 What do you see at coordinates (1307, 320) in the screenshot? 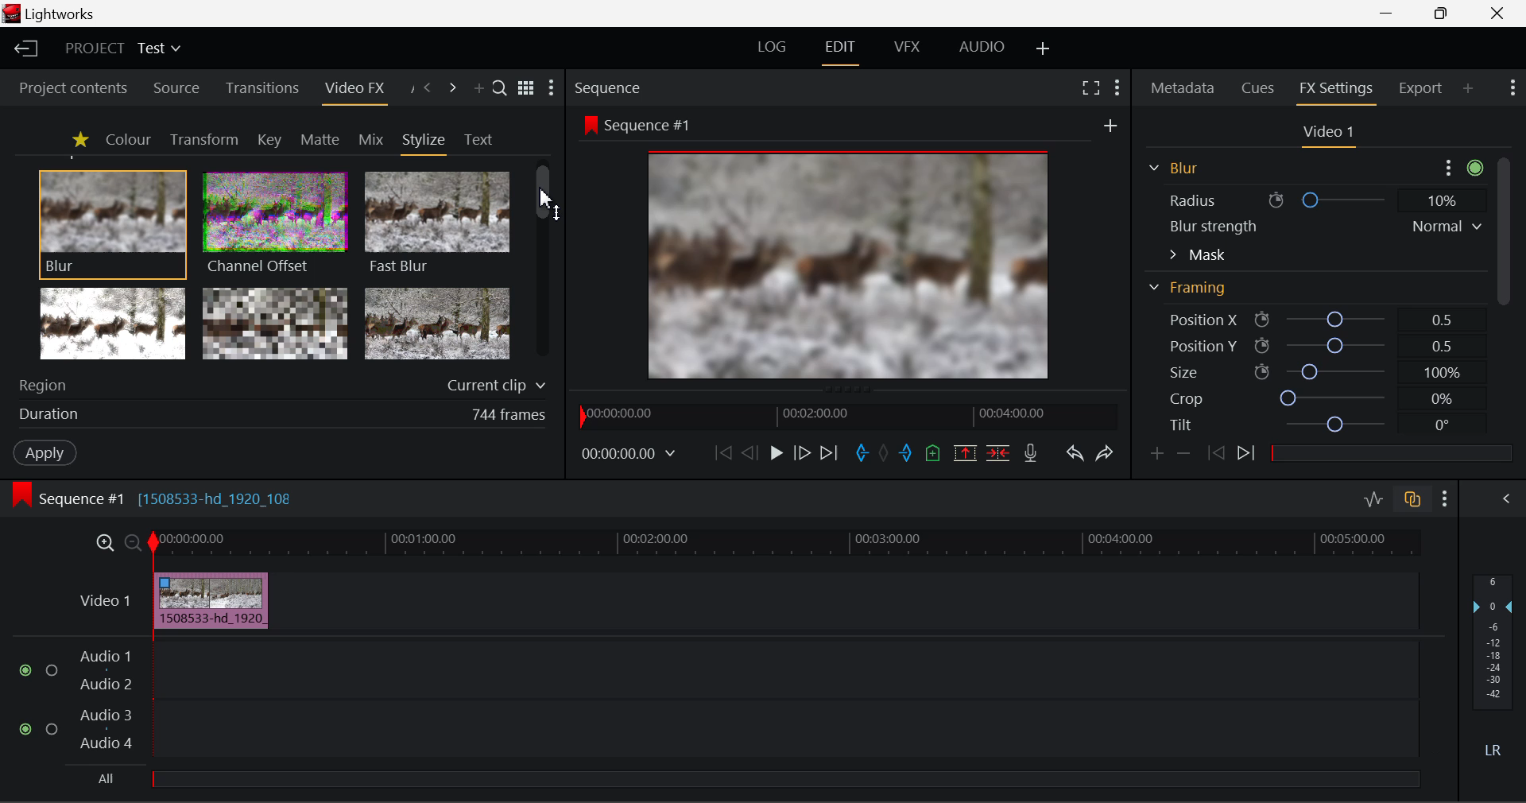
I see `Position X` at bounding box center [1307, 320].